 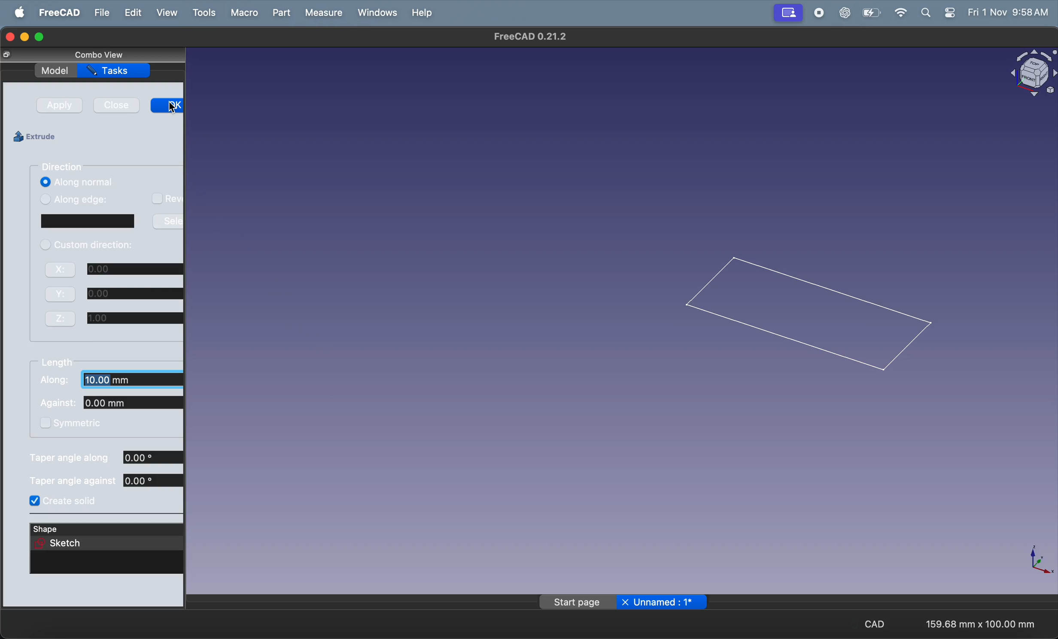 What do you see at coordinates (901, 13) in the screenshot?
I see `wifi` at bounding box center [901, 13].